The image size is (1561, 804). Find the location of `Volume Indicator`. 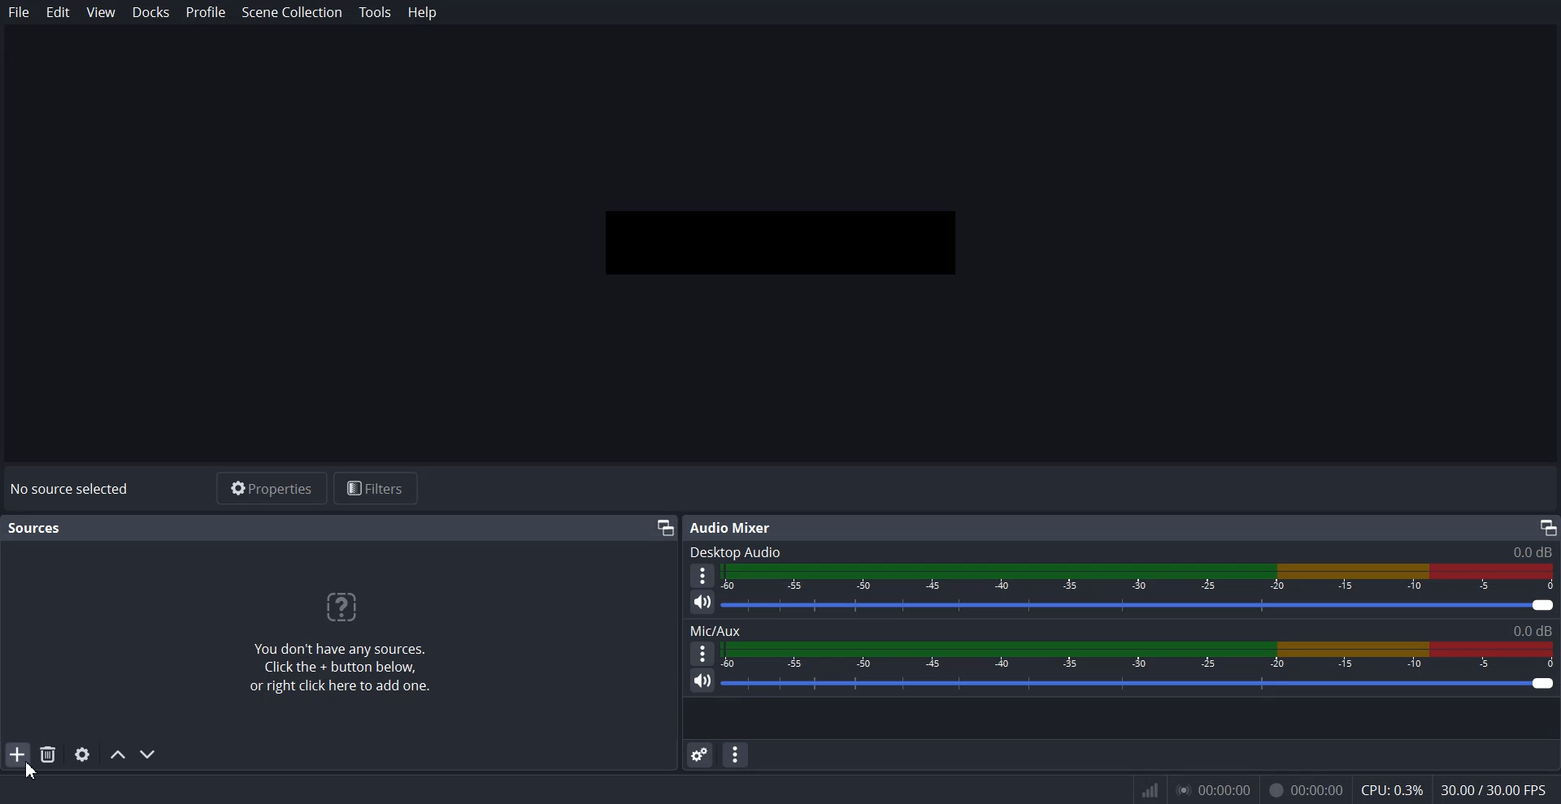

Volume Indicator is located at coordinates (1140, 655).